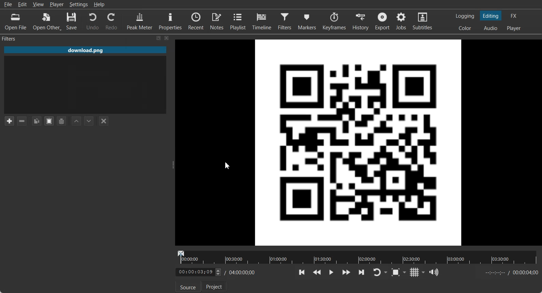 This screenshot has height=293, width=542. I want to click on Switch to the Audio layout, so click(490, 28).